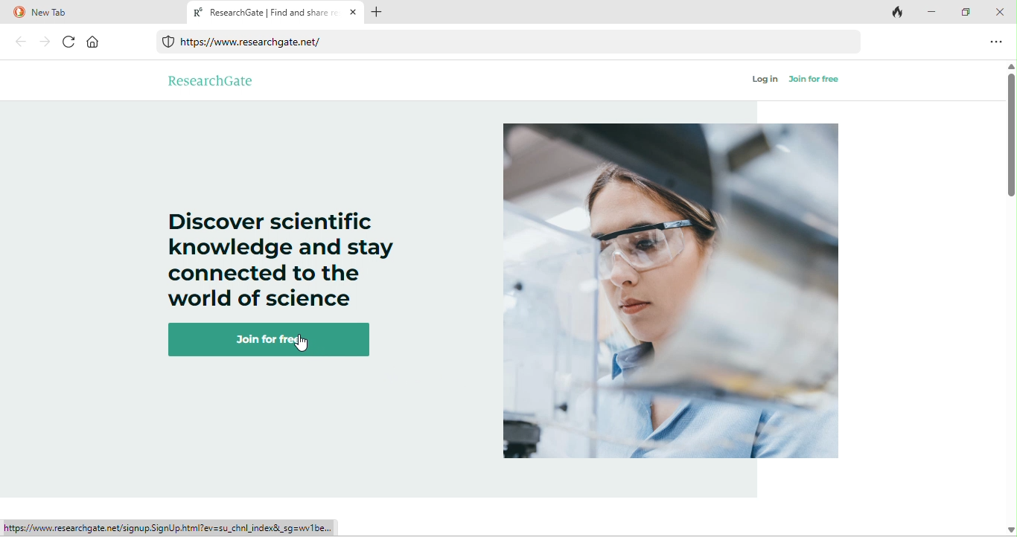 This screenshot has height=537, width=1017. I want to click on track tab, so click(899, 13).